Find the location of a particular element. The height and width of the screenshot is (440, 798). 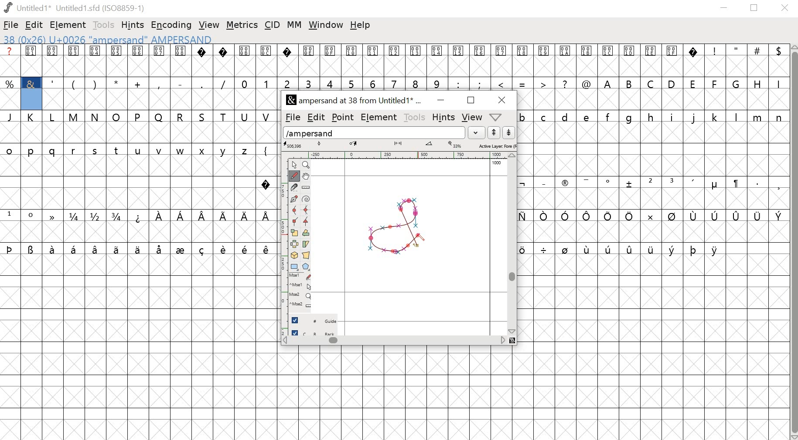

S is located at coordinates (203, 117).